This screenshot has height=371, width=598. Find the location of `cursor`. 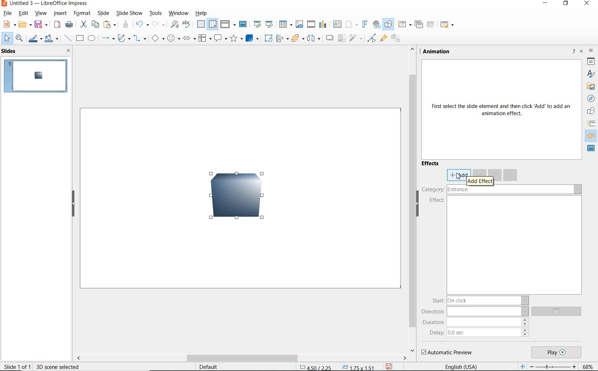

cursor is located at coordinates (458, 176).